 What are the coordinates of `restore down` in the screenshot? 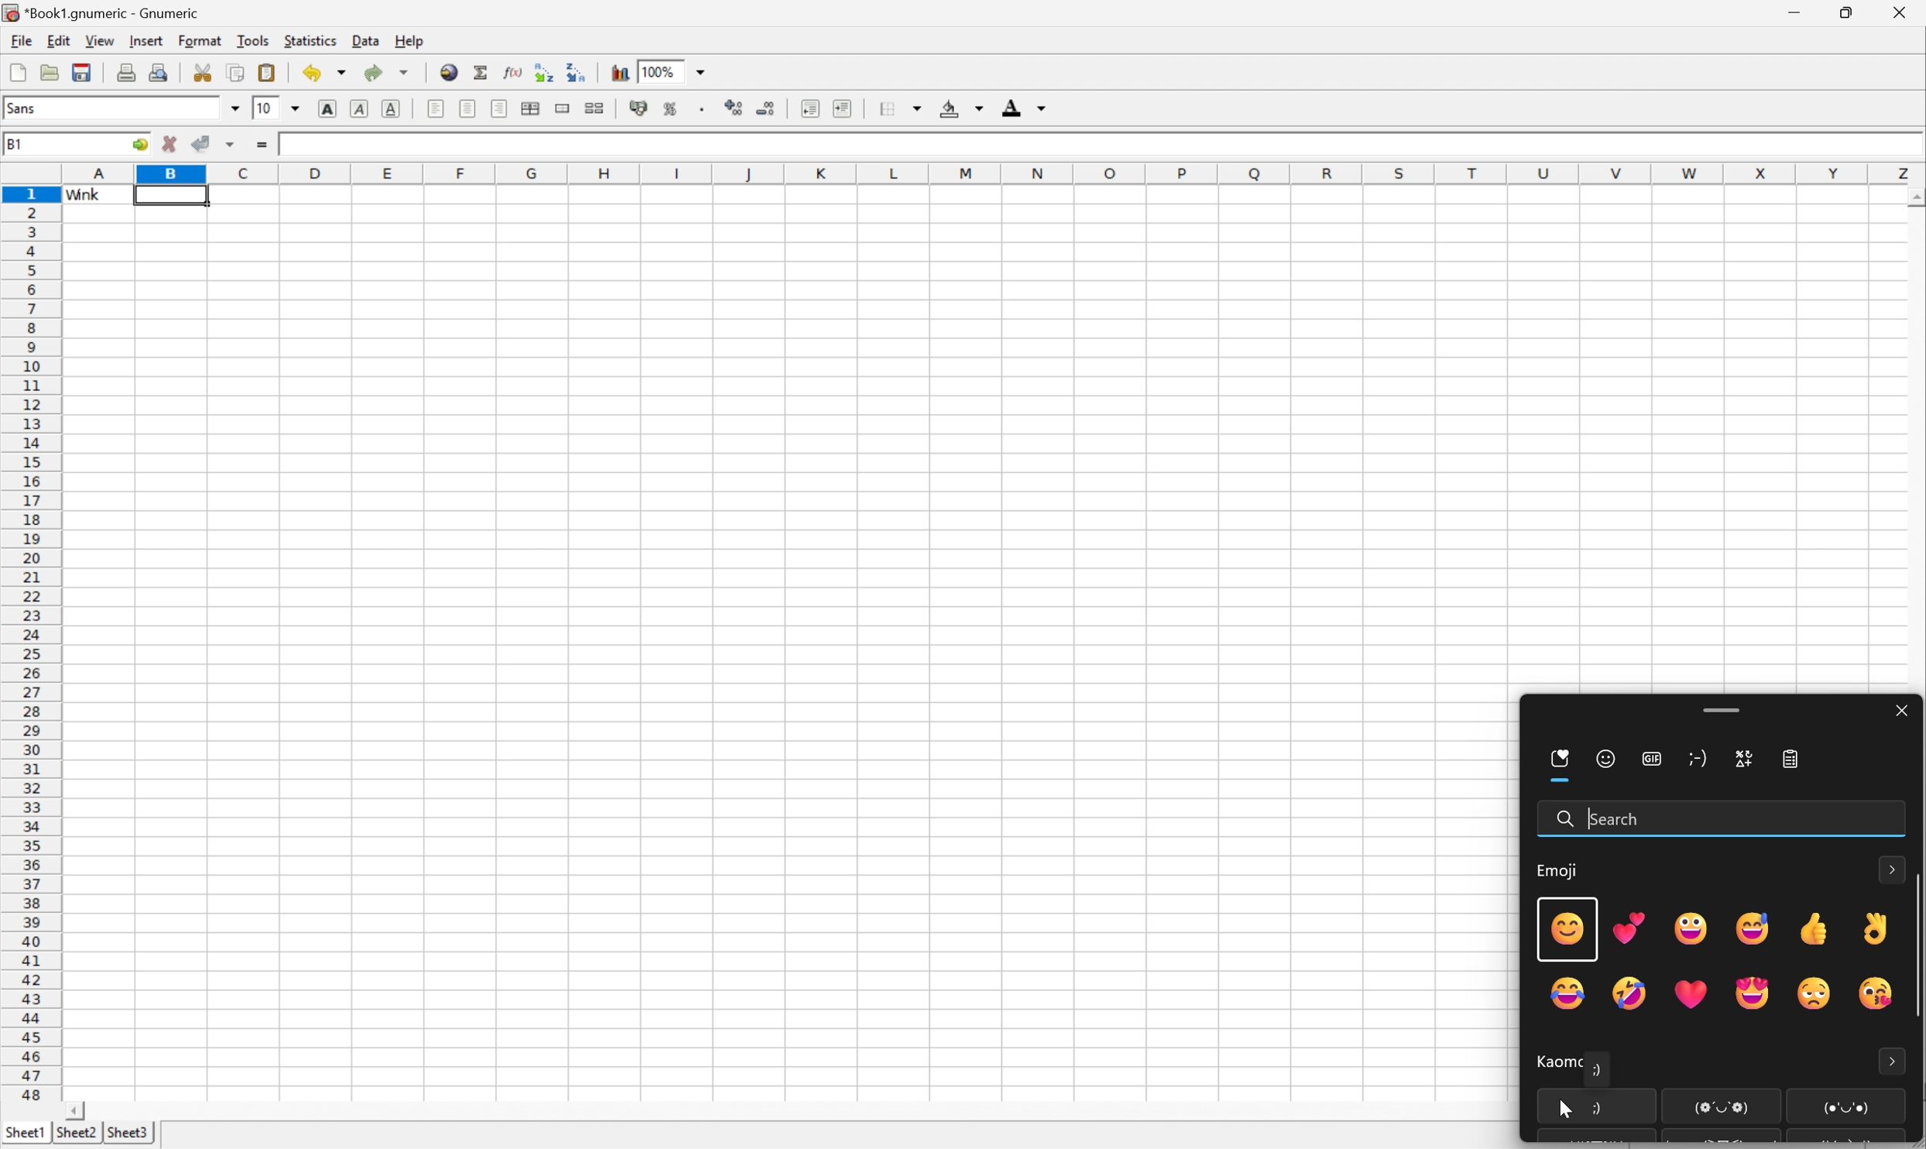 It's located at (1849, 13).